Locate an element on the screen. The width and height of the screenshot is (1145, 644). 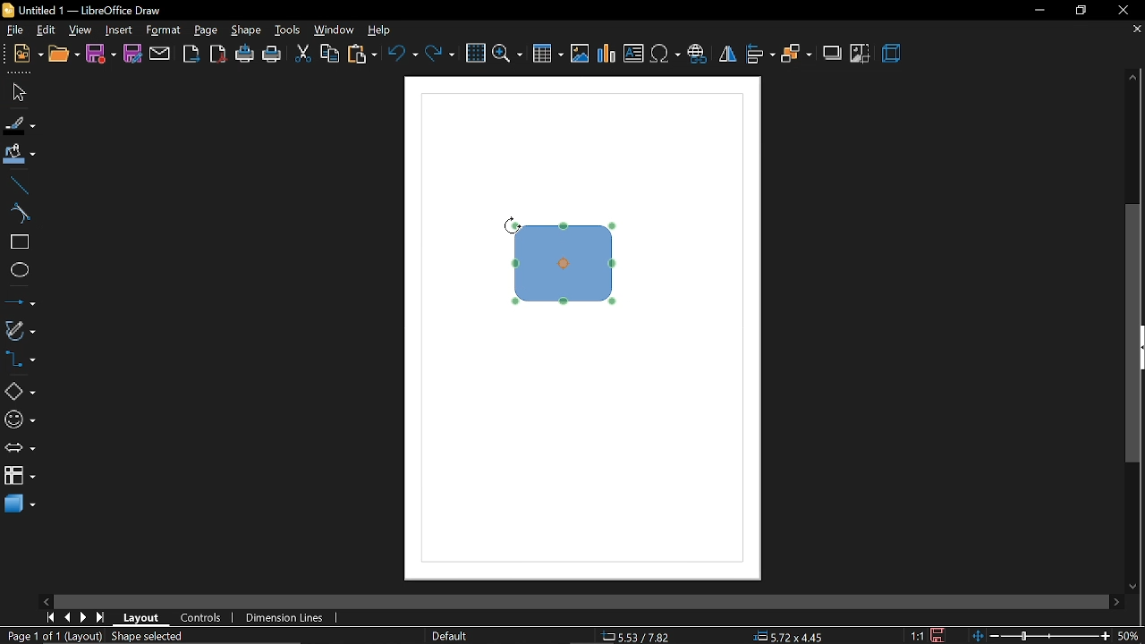
move left is located at coordinates (47, 602).